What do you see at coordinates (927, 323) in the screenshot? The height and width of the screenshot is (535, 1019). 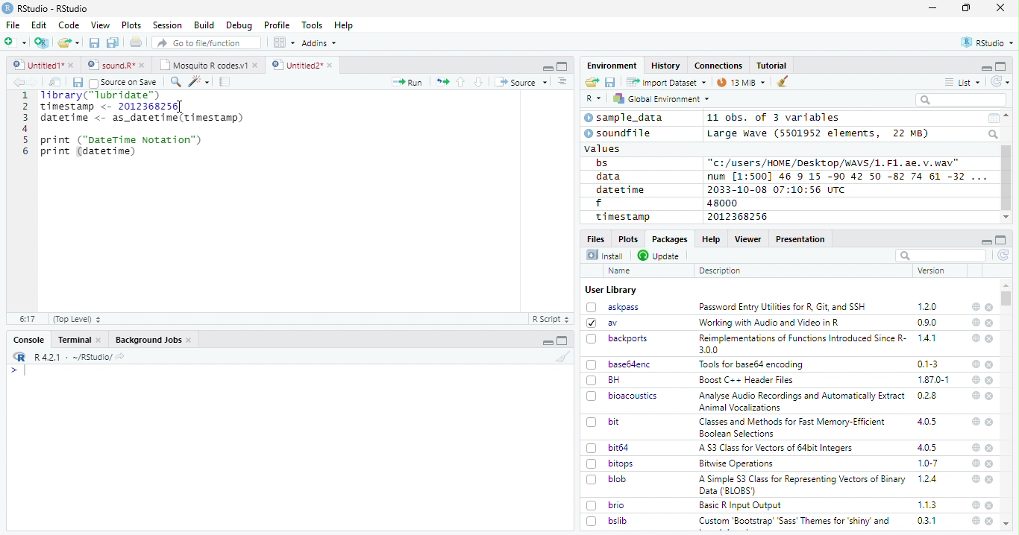 I see `0.9.0` at bounding box center [927, 323].